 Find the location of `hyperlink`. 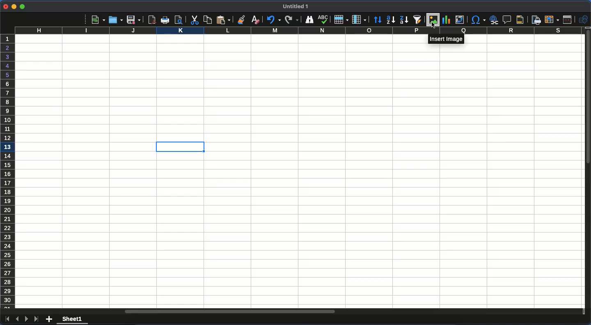

hyperlink is located at coordinates (495, 20).